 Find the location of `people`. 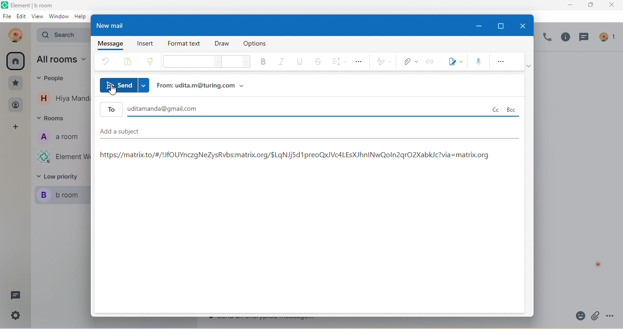

people is located at coordinates (609, 36).